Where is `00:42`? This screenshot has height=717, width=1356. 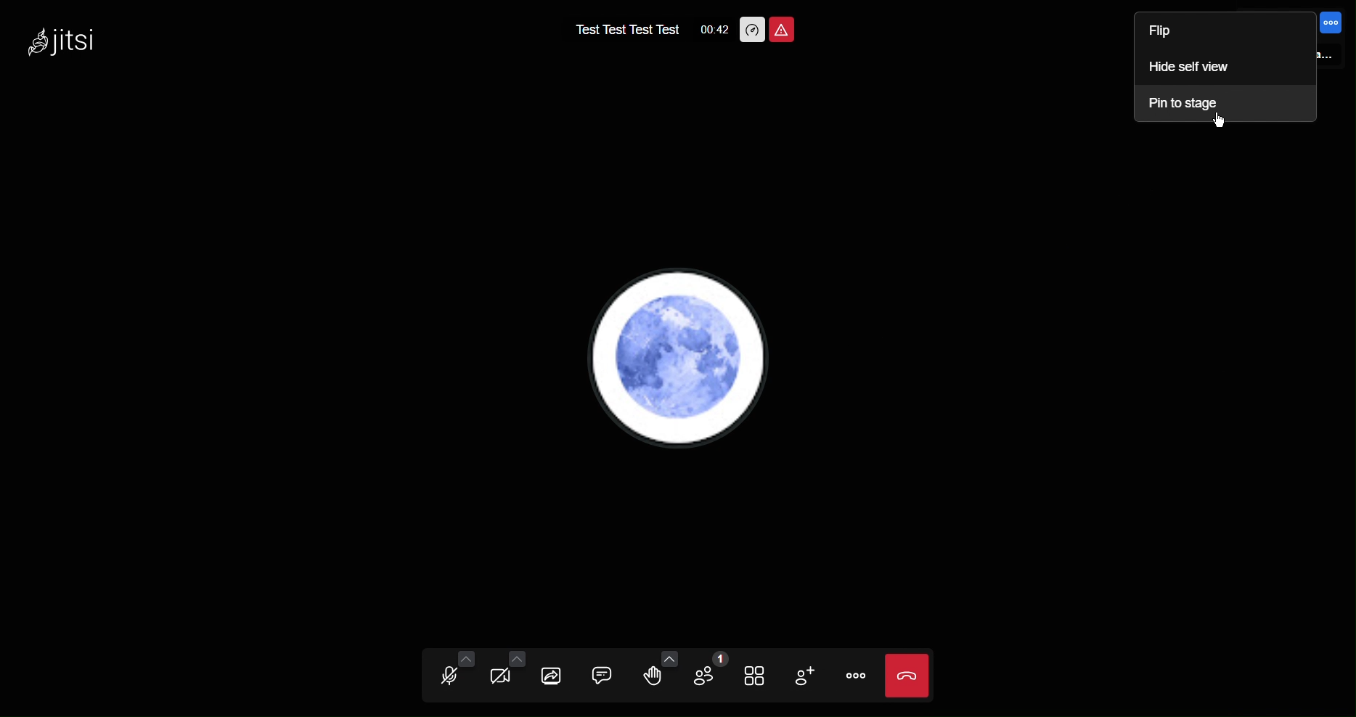
00:42 is located at coordinates (711, 32).